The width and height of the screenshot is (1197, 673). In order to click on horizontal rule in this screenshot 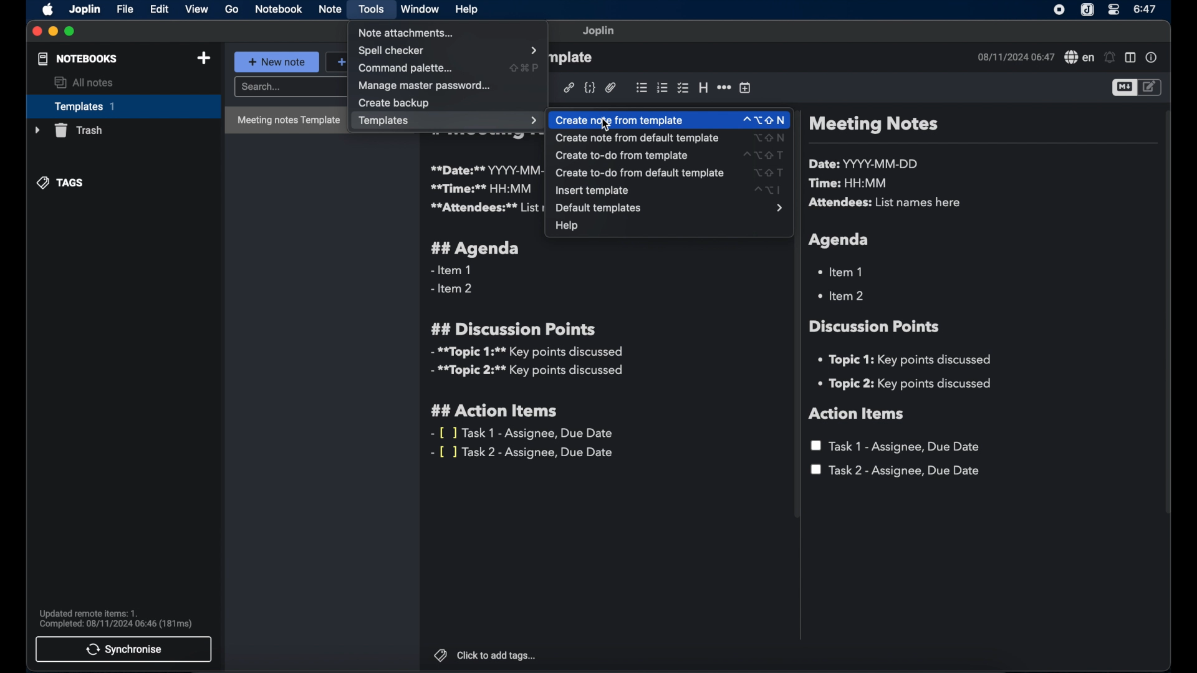, I will do `click(724, 87)`.